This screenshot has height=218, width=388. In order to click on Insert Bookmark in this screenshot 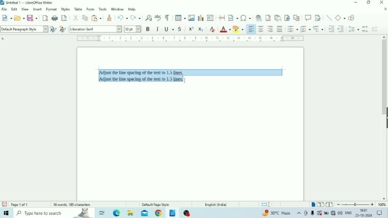, I will do `click(287, 17)`.